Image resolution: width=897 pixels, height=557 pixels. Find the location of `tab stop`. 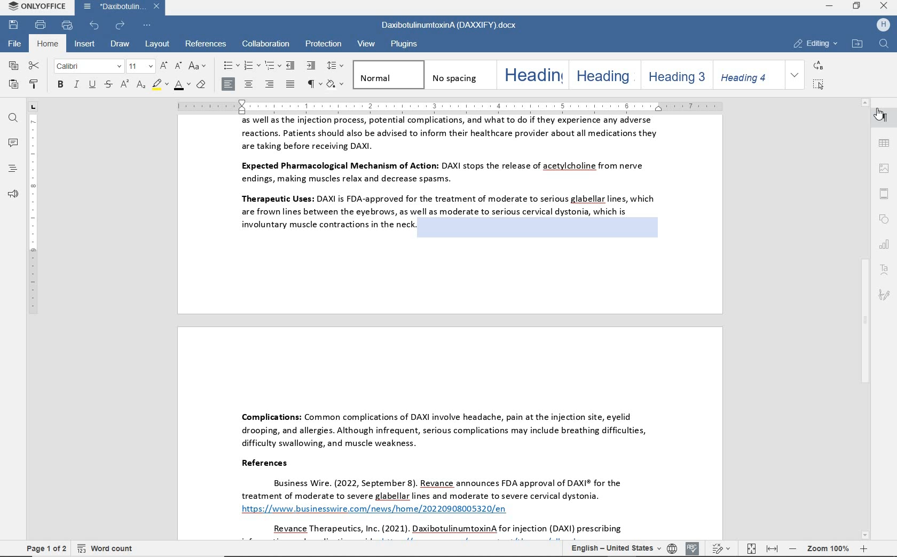

tab stop is located at coordinates (33, 107).